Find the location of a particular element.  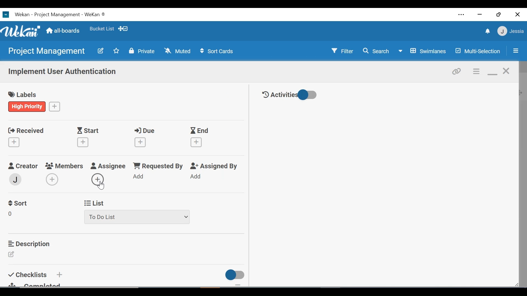

Open/Close Sidebar is located at coordinates (515, 51).